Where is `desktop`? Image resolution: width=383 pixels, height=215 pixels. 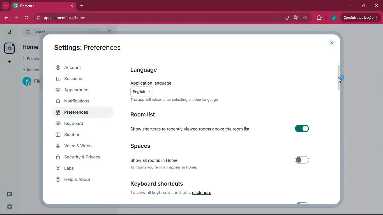 desktop is located at coordinates (285, 18).